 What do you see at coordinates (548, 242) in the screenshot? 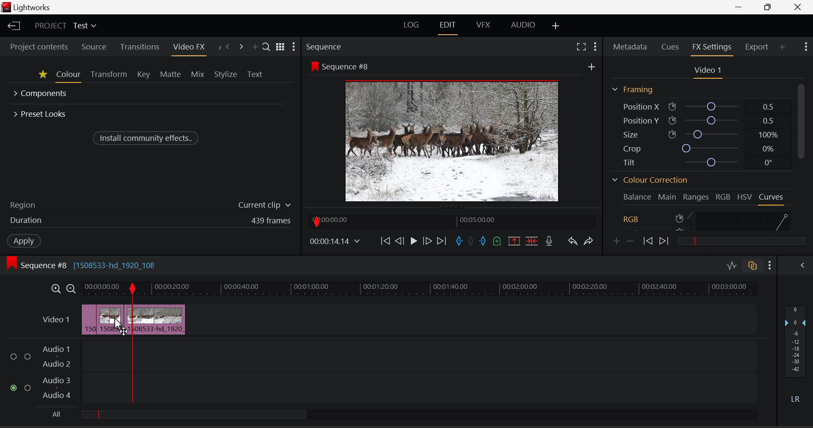
I see `Record Voiceover` at bounding box center [548, 242].